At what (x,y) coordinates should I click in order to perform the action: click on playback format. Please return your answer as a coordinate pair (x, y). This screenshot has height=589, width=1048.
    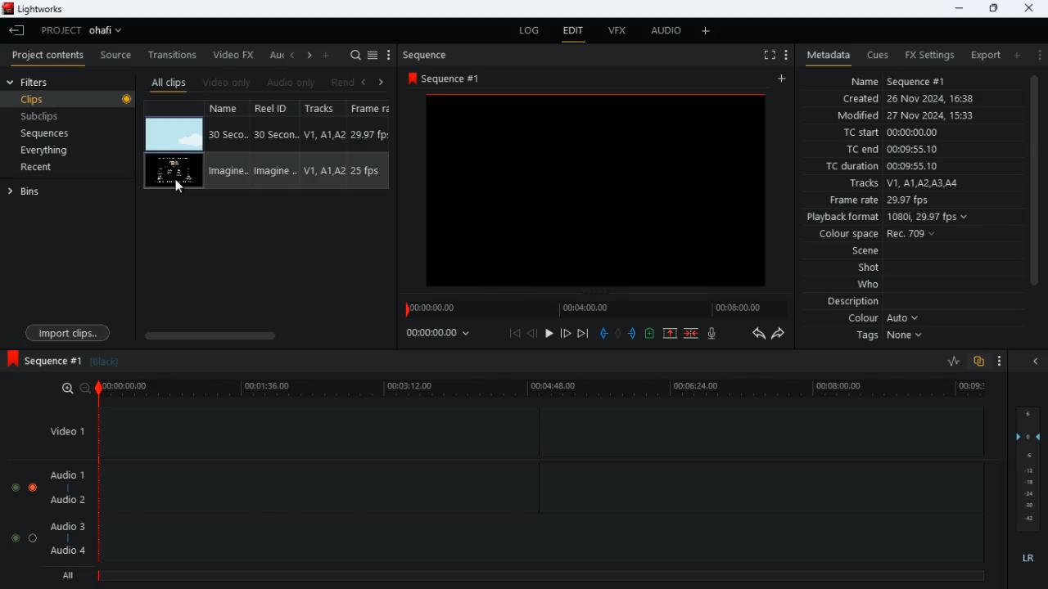
    Looking at the image, I should click on (889, 217).